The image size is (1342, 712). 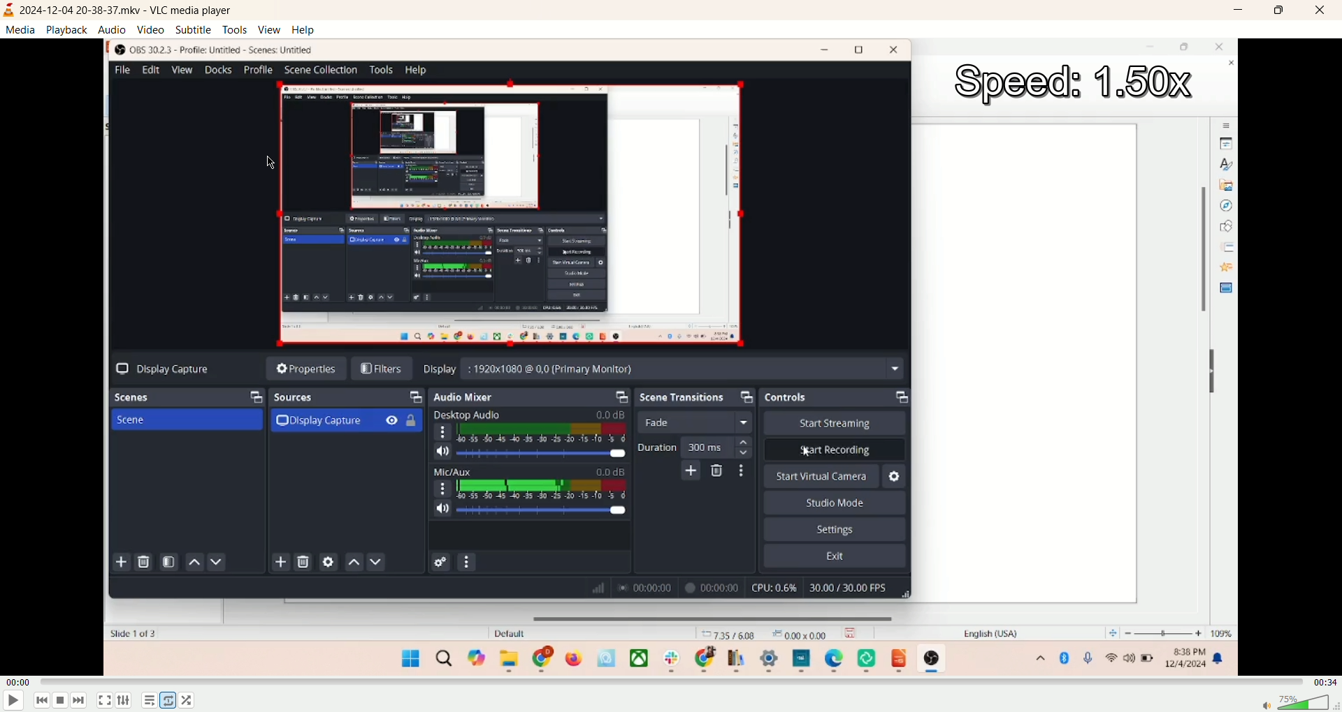 What do you see at coordinates (14, 702) in the screenshot?
I see `play/pause` at bounding box center [14, 702].